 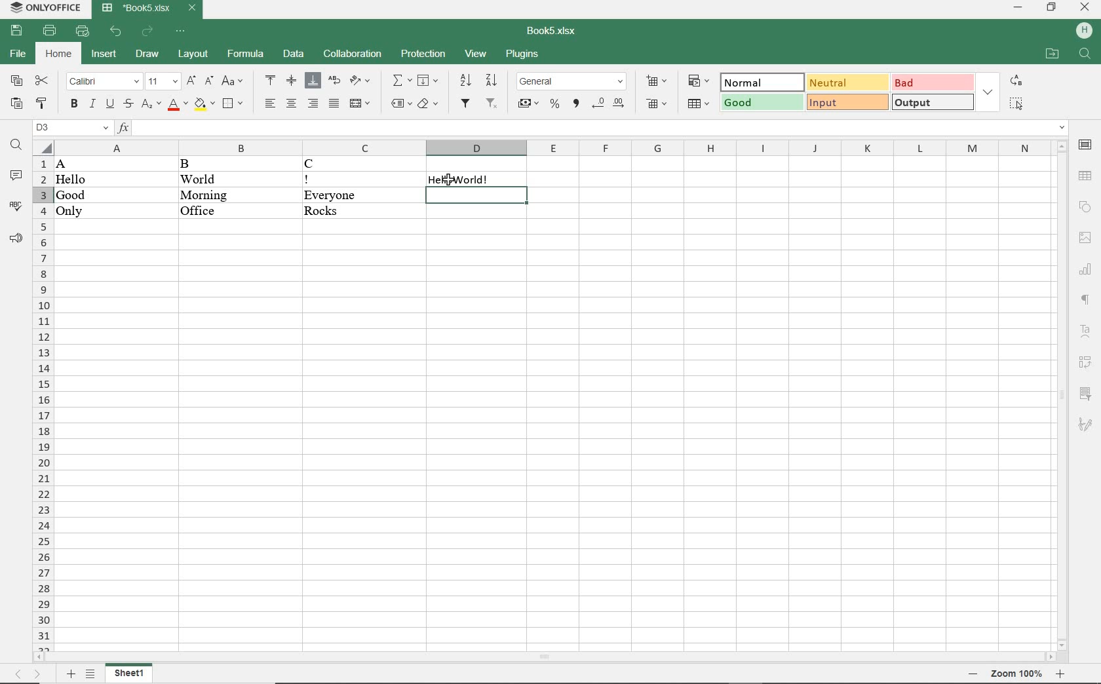 What do you see at coordinates (610, 103) in the screenshot?
I see `CHANGE DECIMAL` at bounding box center [610, 103].